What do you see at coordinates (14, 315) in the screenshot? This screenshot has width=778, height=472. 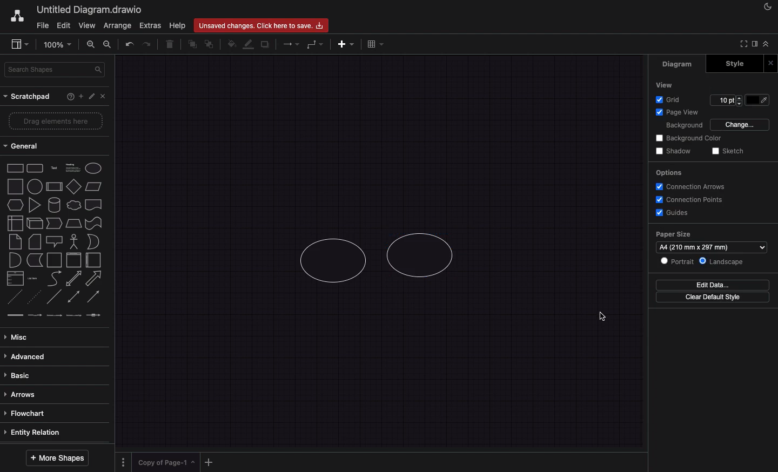 I see `link` at bounding box center [14, 315].